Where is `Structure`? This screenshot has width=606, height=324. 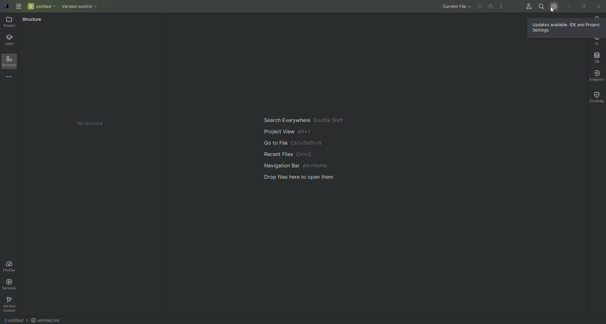 Structure is located at coordinates (12, 62).